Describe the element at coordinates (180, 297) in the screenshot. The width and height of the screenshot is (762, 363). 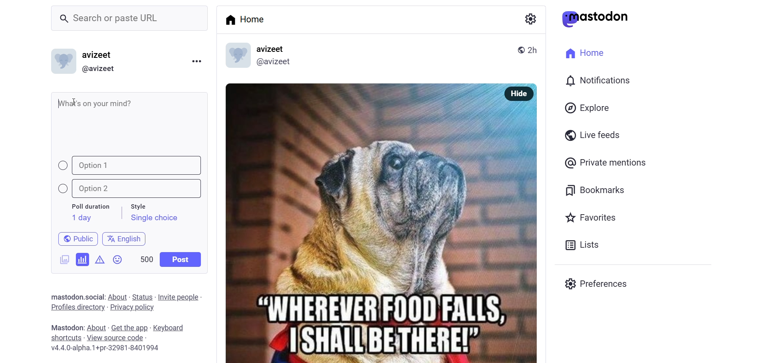
I see `invite people` at that location.